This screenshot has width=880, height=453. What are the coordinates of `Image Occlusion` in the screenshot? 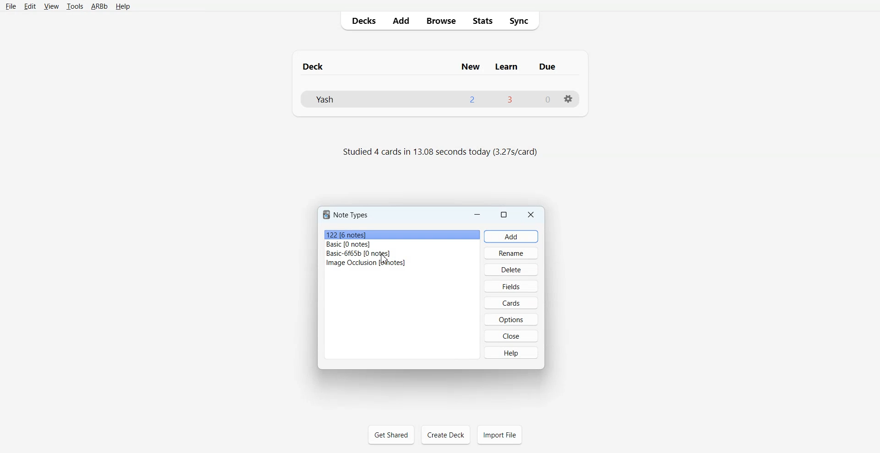 It's located at (402, 263).